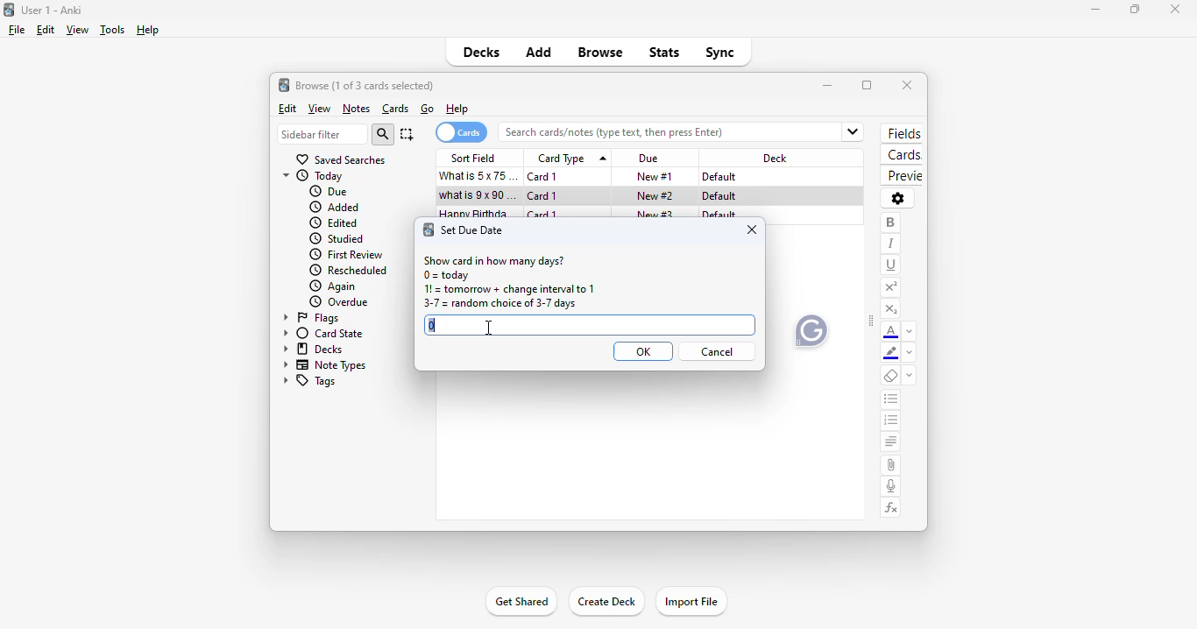 The width and height of the screenshot is (1197, 629). Describe the element at coordinates (480, 175) in the screenshot. I see `what is 5x75=?` at that location.